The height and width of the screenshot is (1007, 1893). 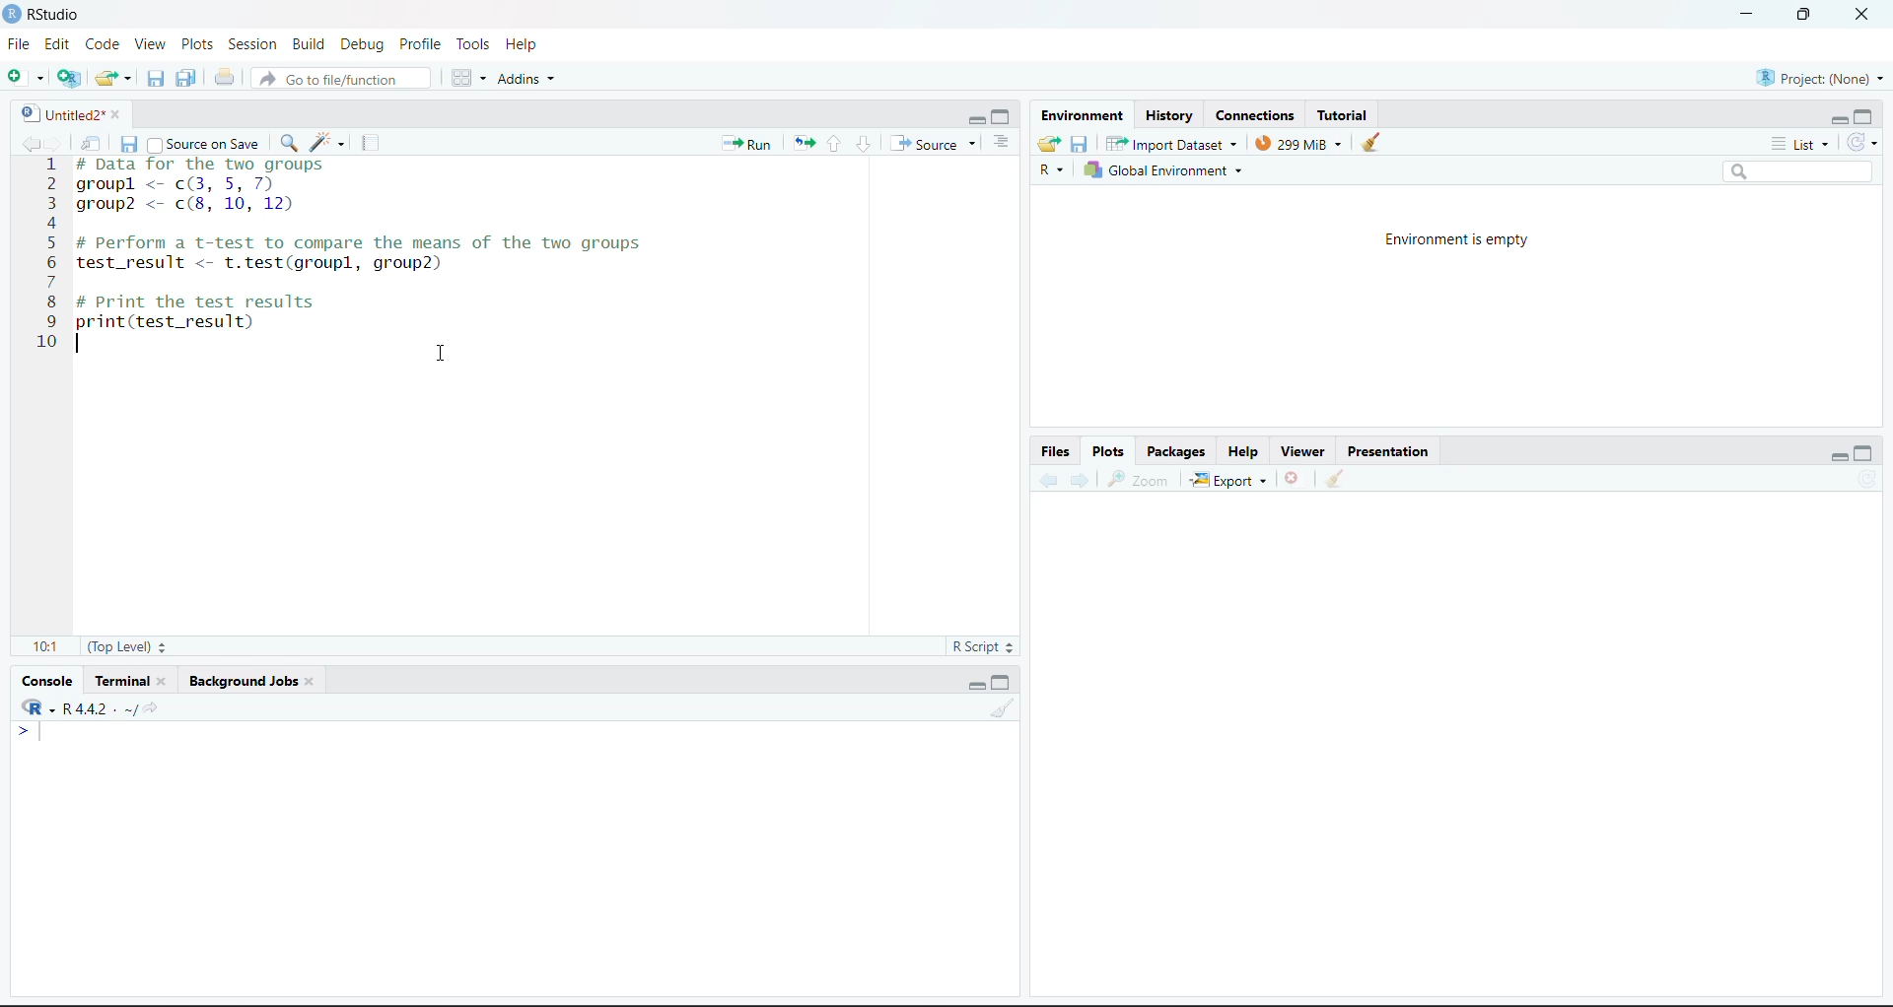 I want to click on >, so click(x=25, y=729).